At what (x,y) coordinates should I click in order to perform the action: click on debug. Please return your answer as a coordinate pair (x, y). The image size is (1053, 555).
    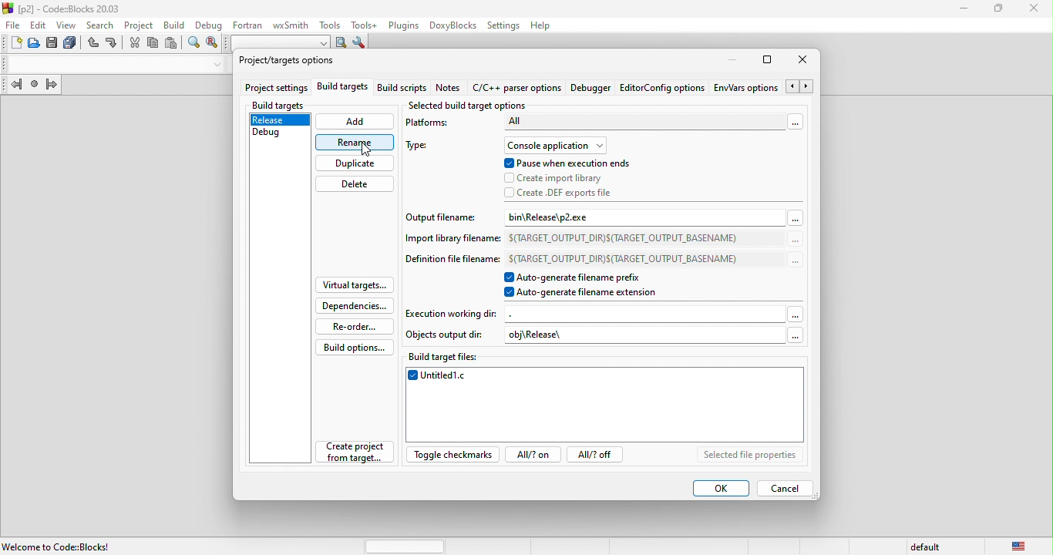
    Looking at the image, I should click on (279, 136).